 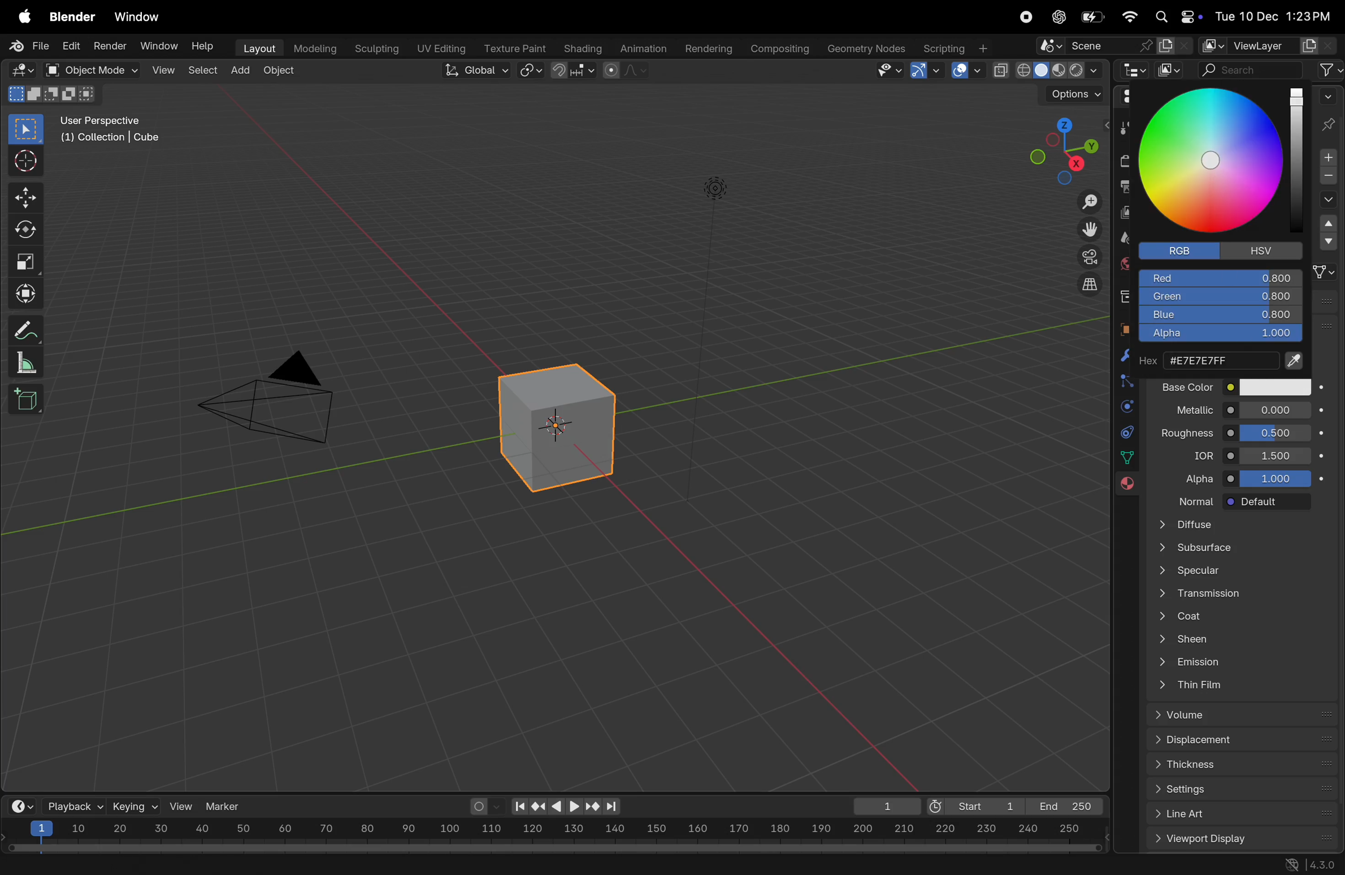 I want to click on proportional editing objects, so click(x=627, y=72).